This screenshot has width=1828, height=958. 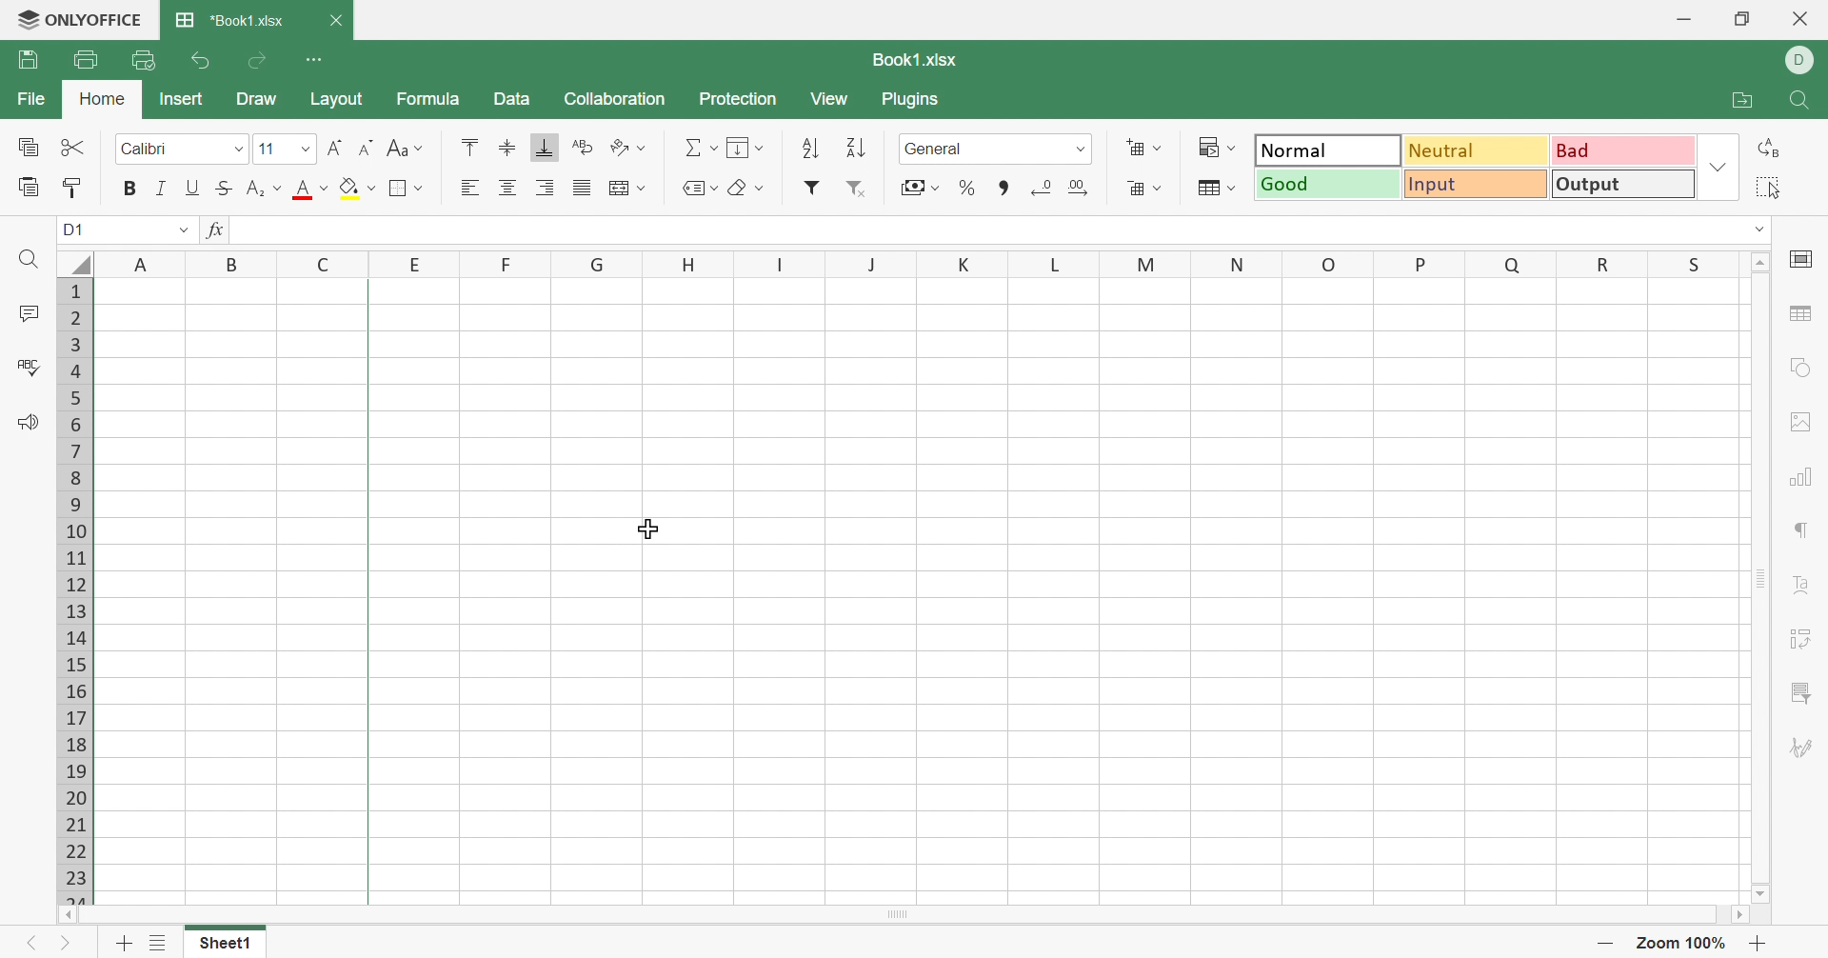 What do you see at coordinates (469, 147) in the screenshot?
I see `Align Top` at bounding box center [469, 147].